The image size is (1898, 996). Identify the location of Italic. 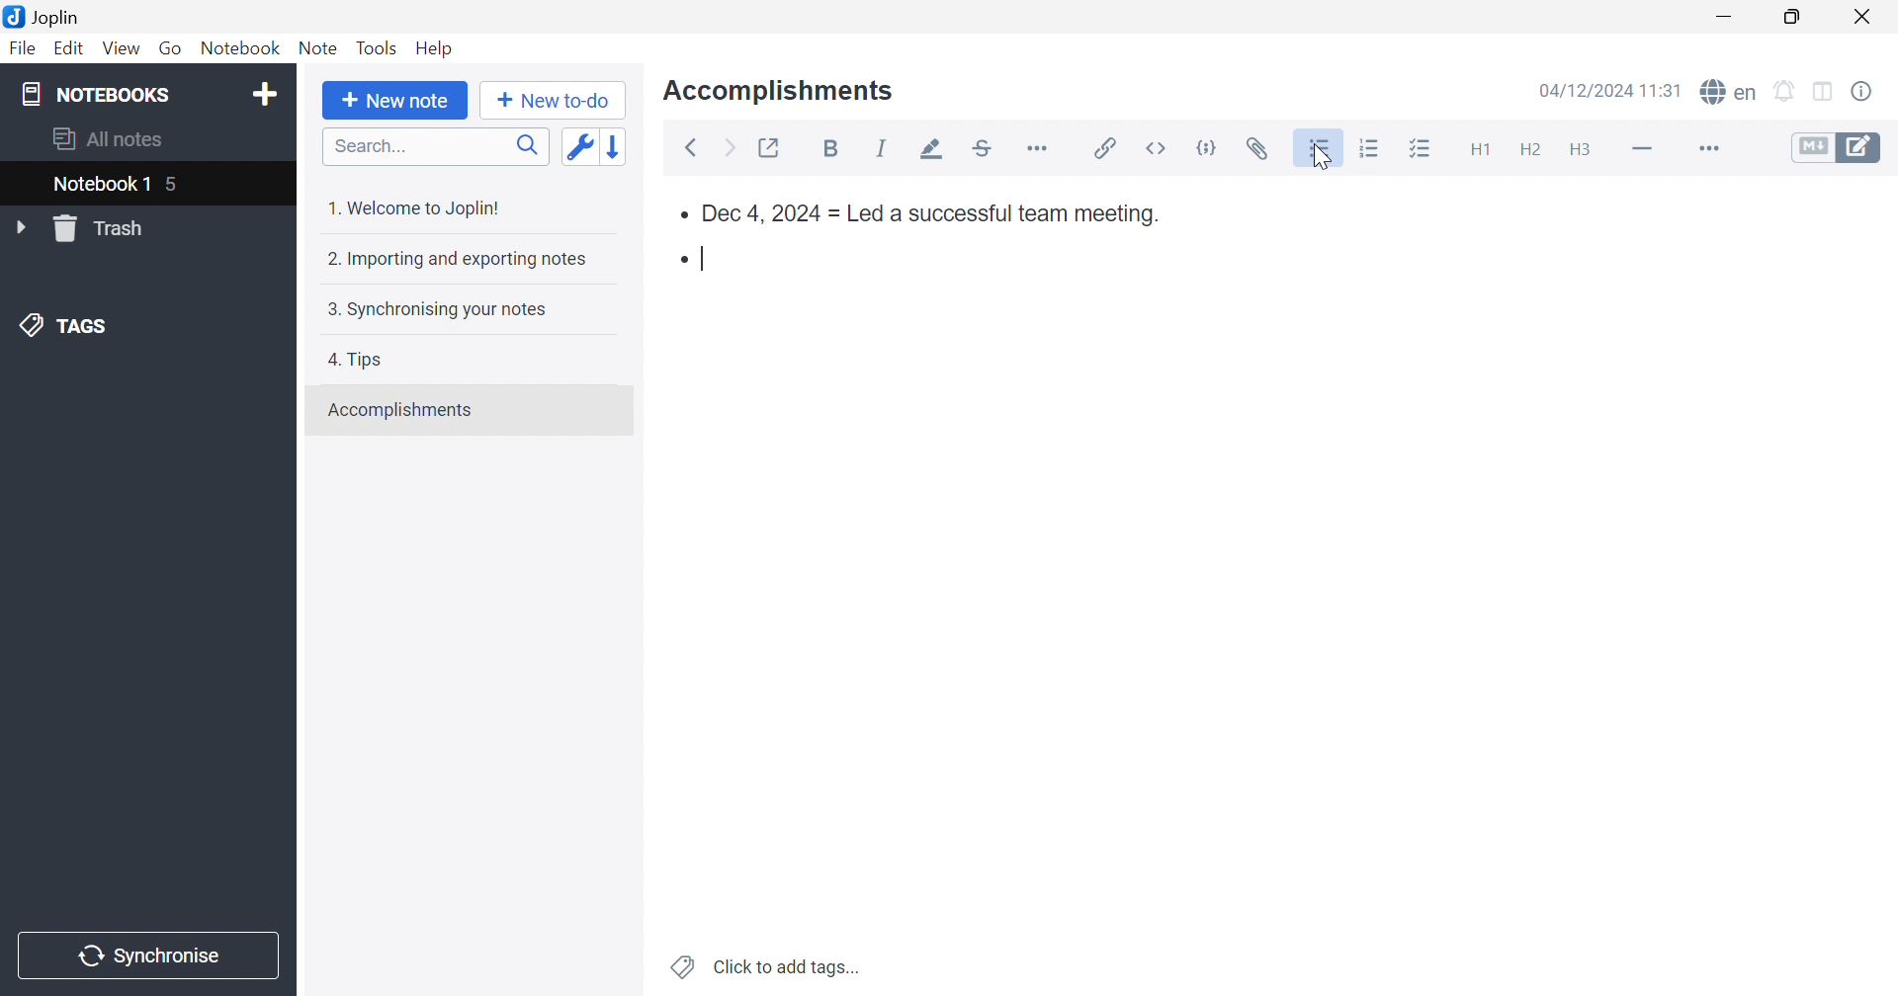
(887, 148).